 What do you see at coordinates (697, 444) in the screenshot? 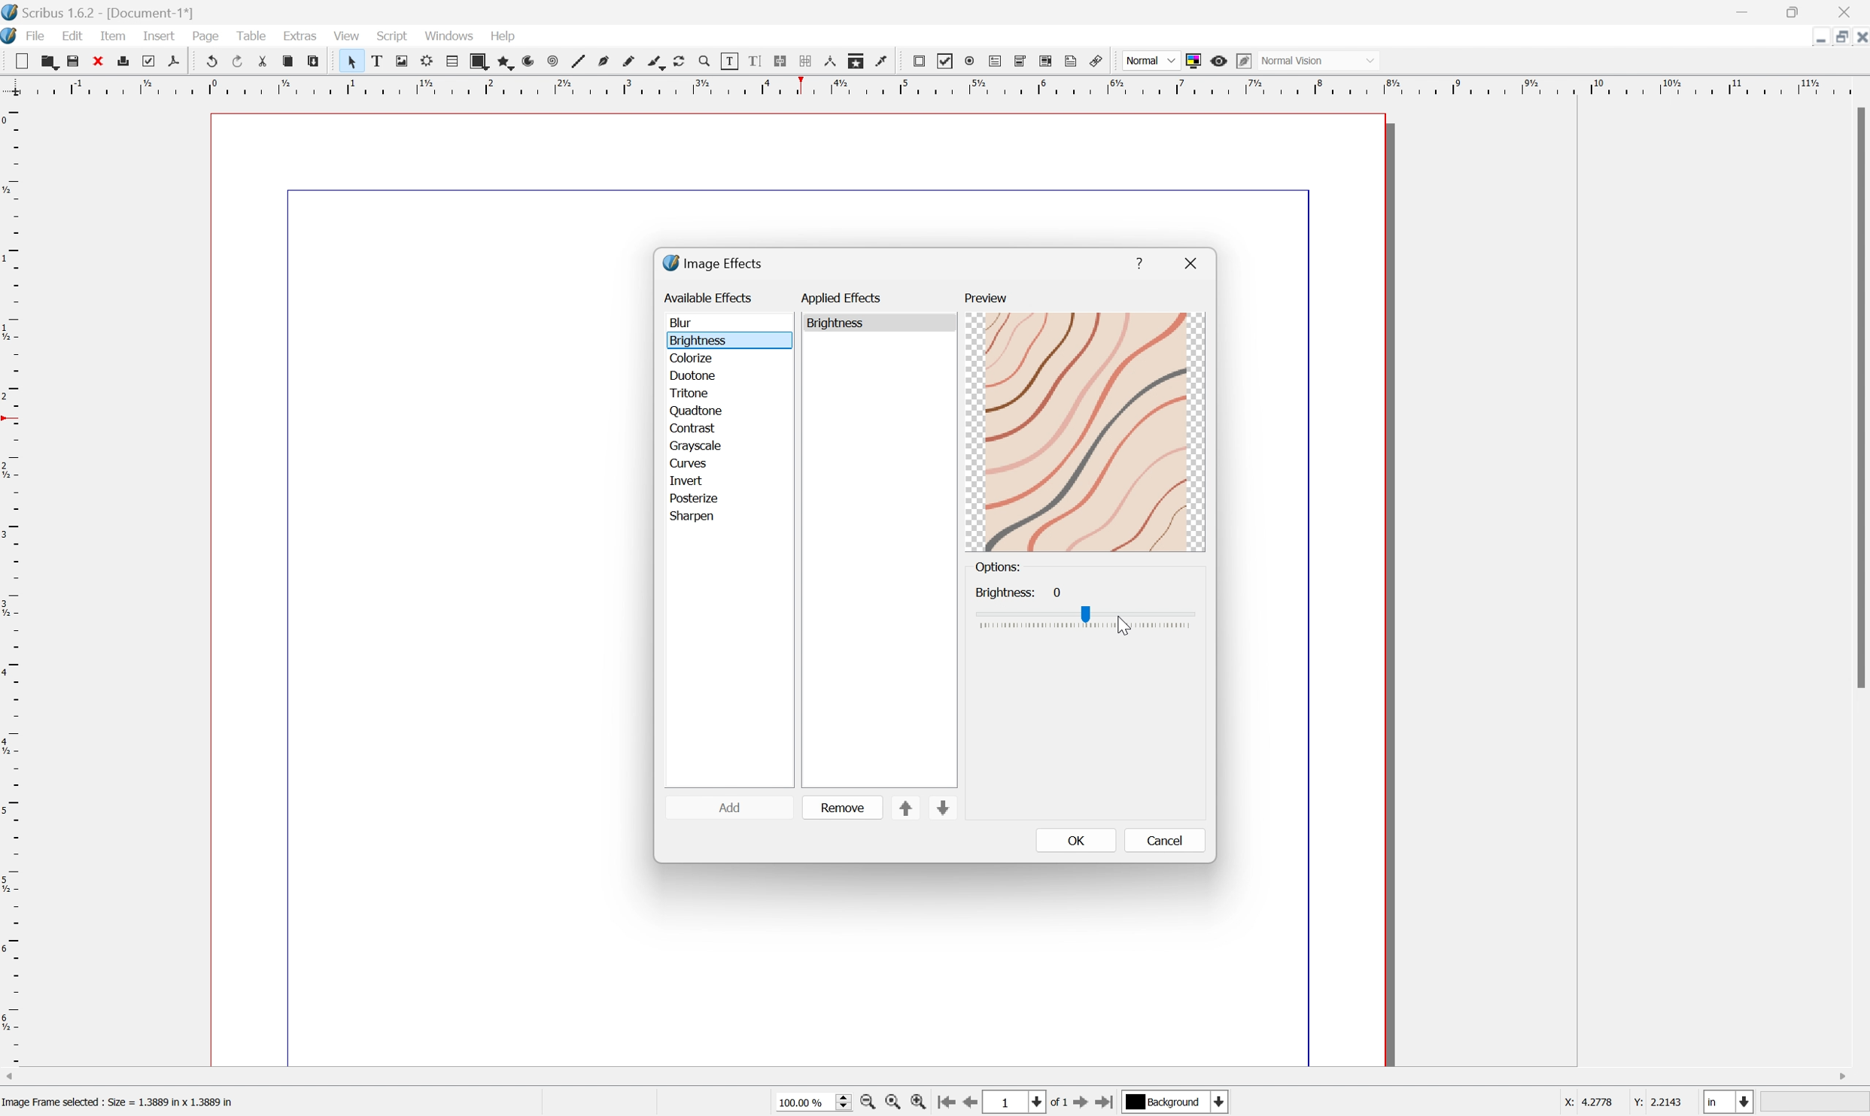
I see `grayscale` at bounding box center [697, 444].